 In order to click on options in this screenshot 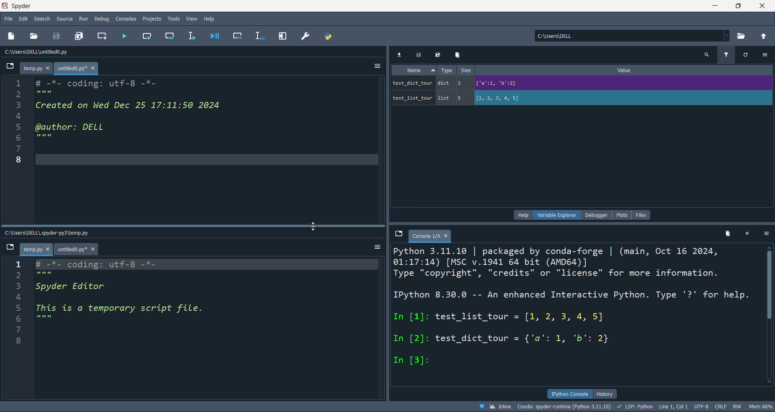, I will do `click(376, 66)`.